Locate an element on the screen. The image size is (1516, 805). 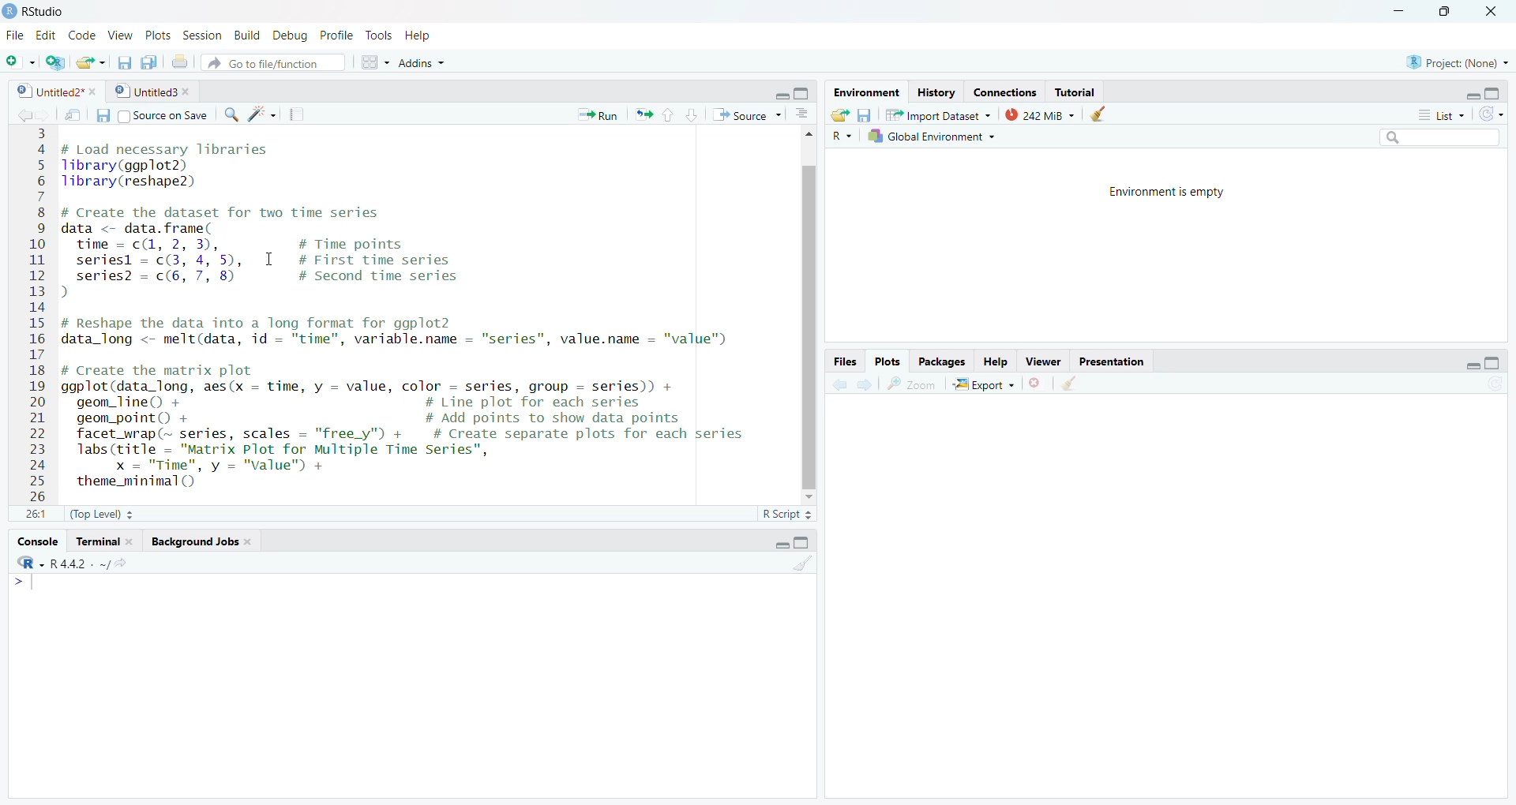
search box is located at coordinates (1438, 137).